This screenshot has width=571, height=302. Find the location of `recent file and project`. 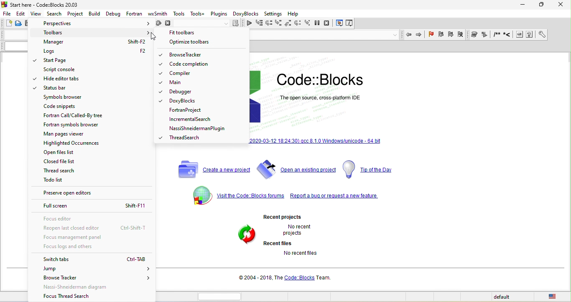

recent file and project is located at coordinates (244, 235).